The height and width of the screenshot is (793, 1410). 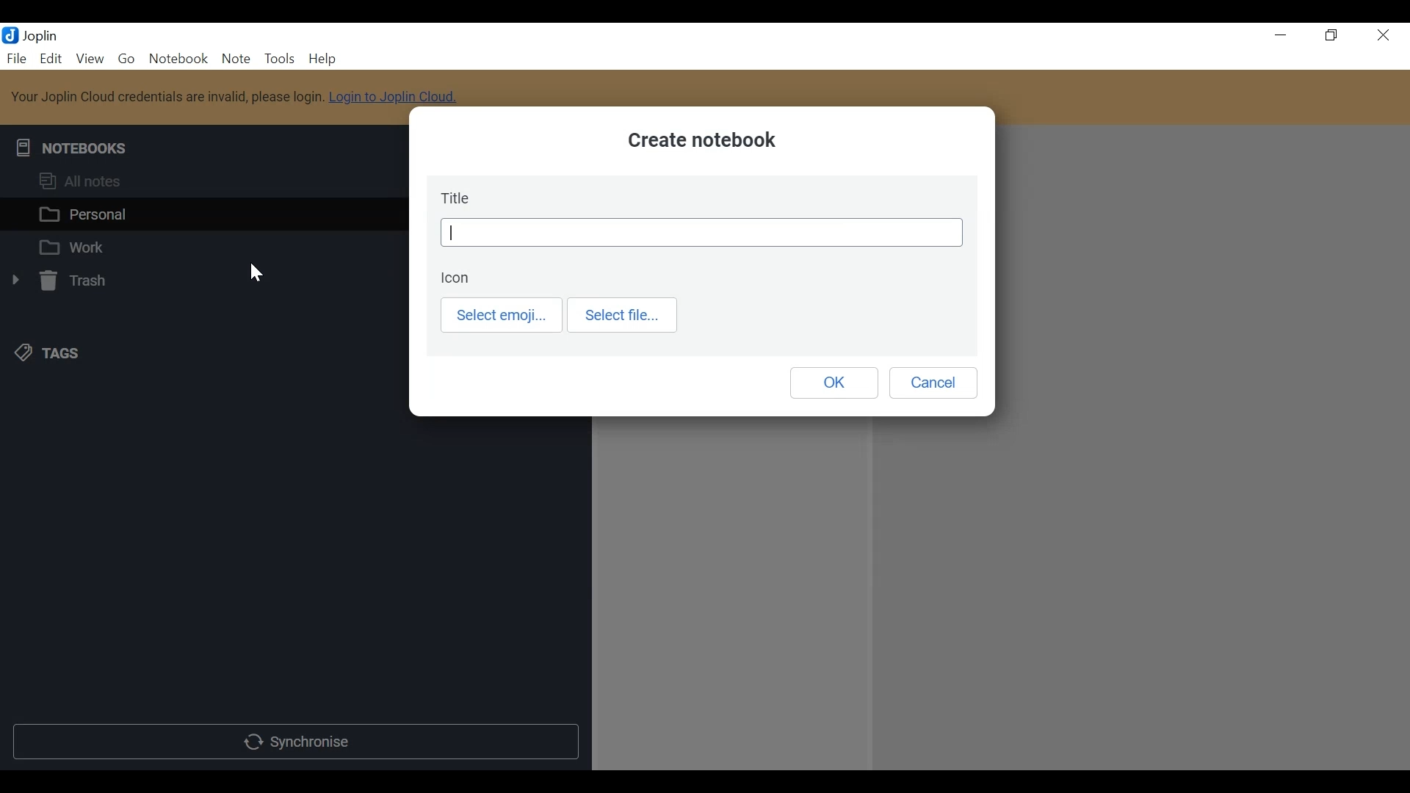 I want to click on Title, so click(x=458, y=197).